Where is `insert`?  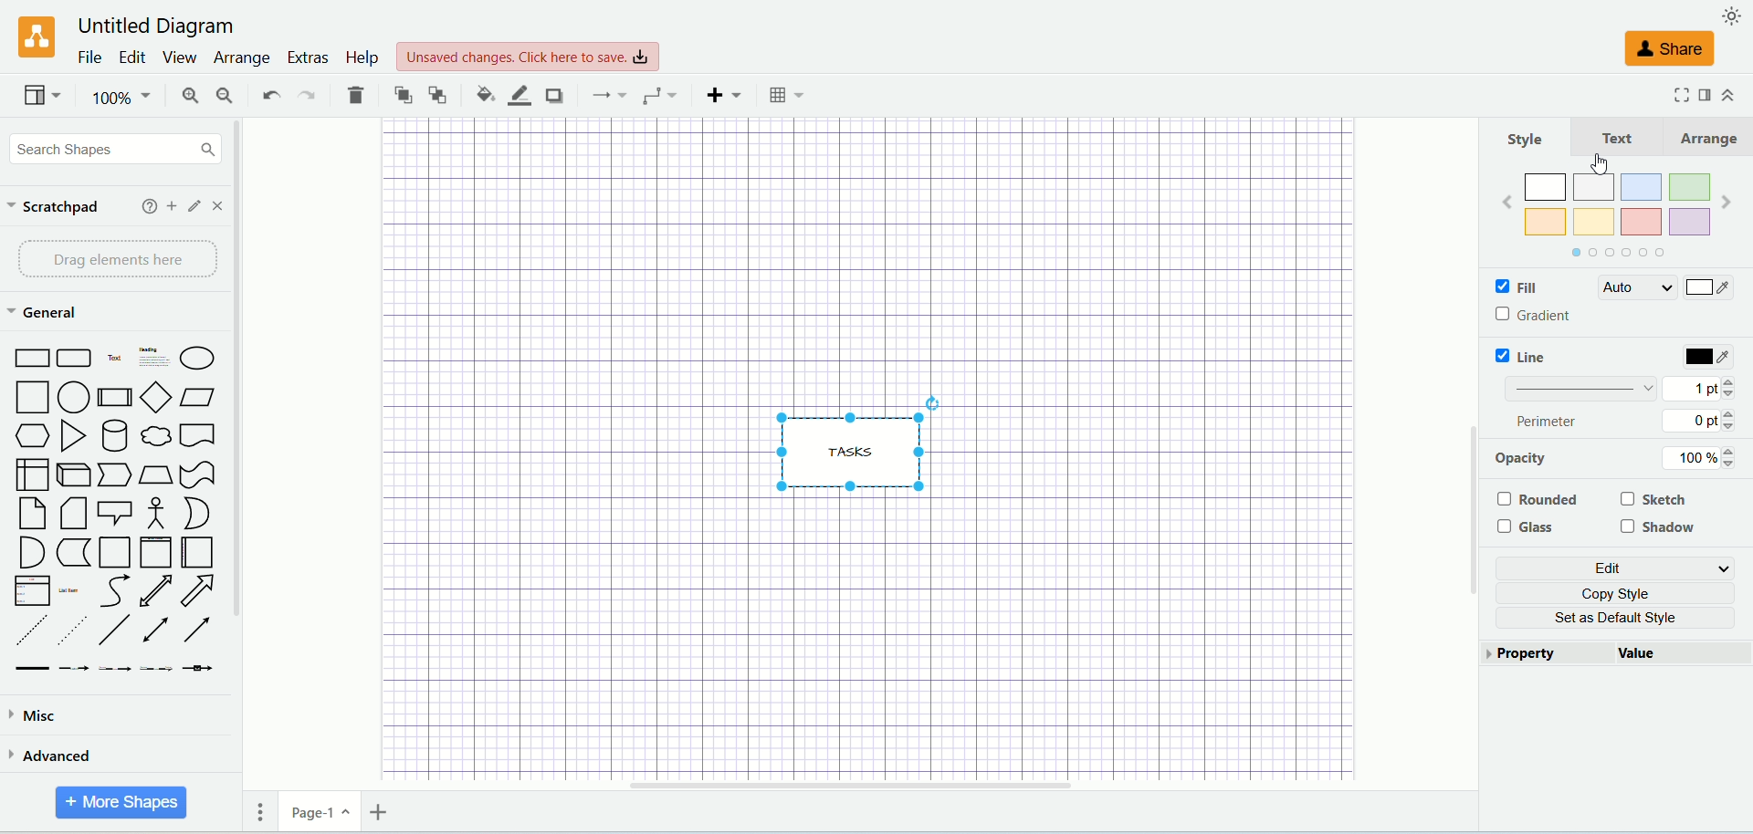 insert is located at coordinates (719, 95).